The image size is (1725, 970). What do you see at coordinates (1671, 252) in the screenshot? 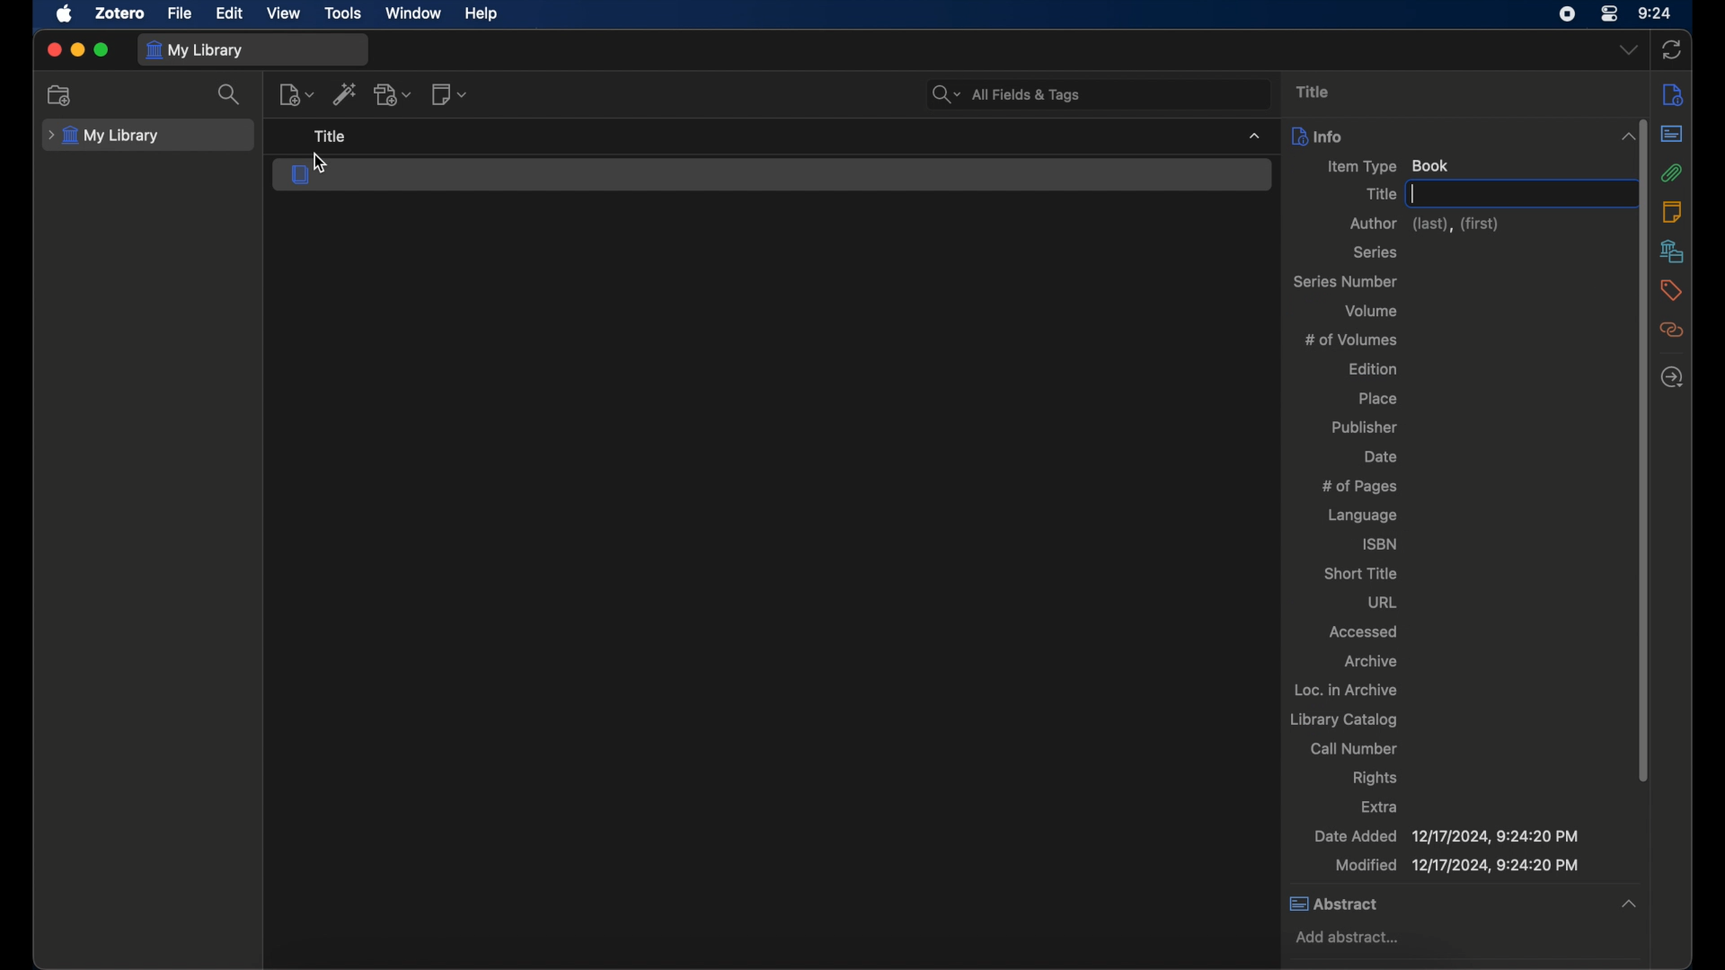
I see `libraries` at bounding box center [1671, 252].